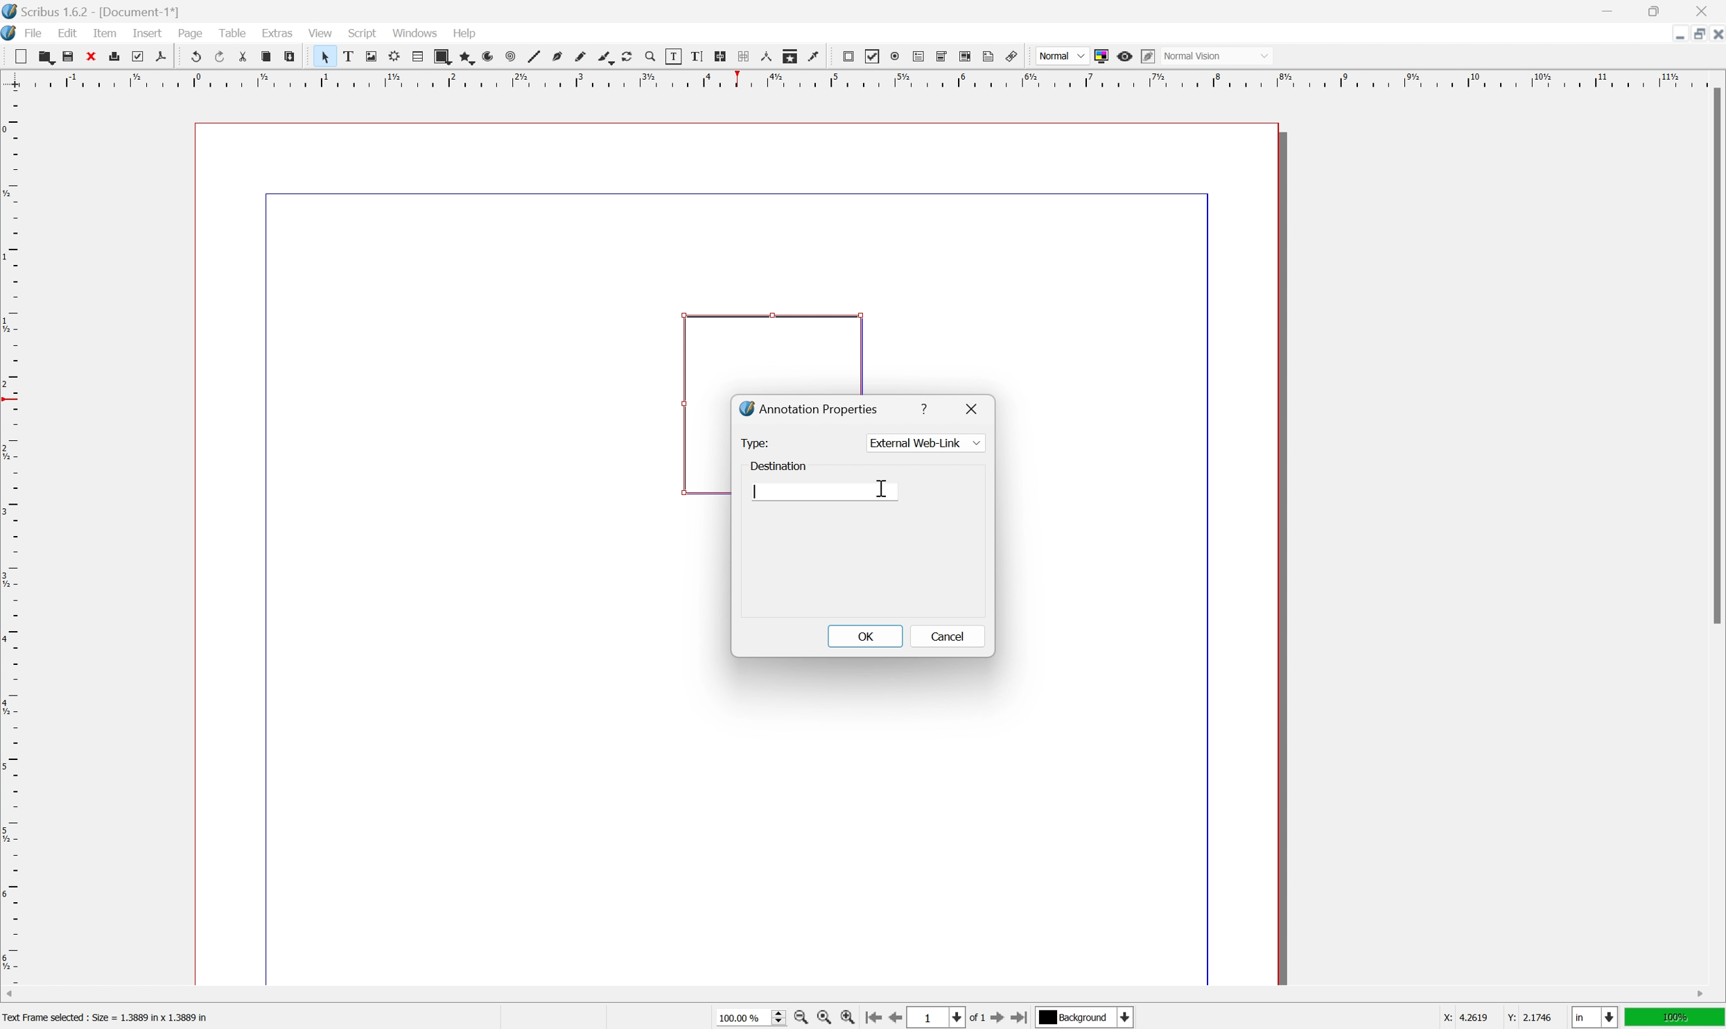  What do you see at coordinates (1126, 56) in the screenshot?
I see `preview mode` at bounding box center [1126, 56].